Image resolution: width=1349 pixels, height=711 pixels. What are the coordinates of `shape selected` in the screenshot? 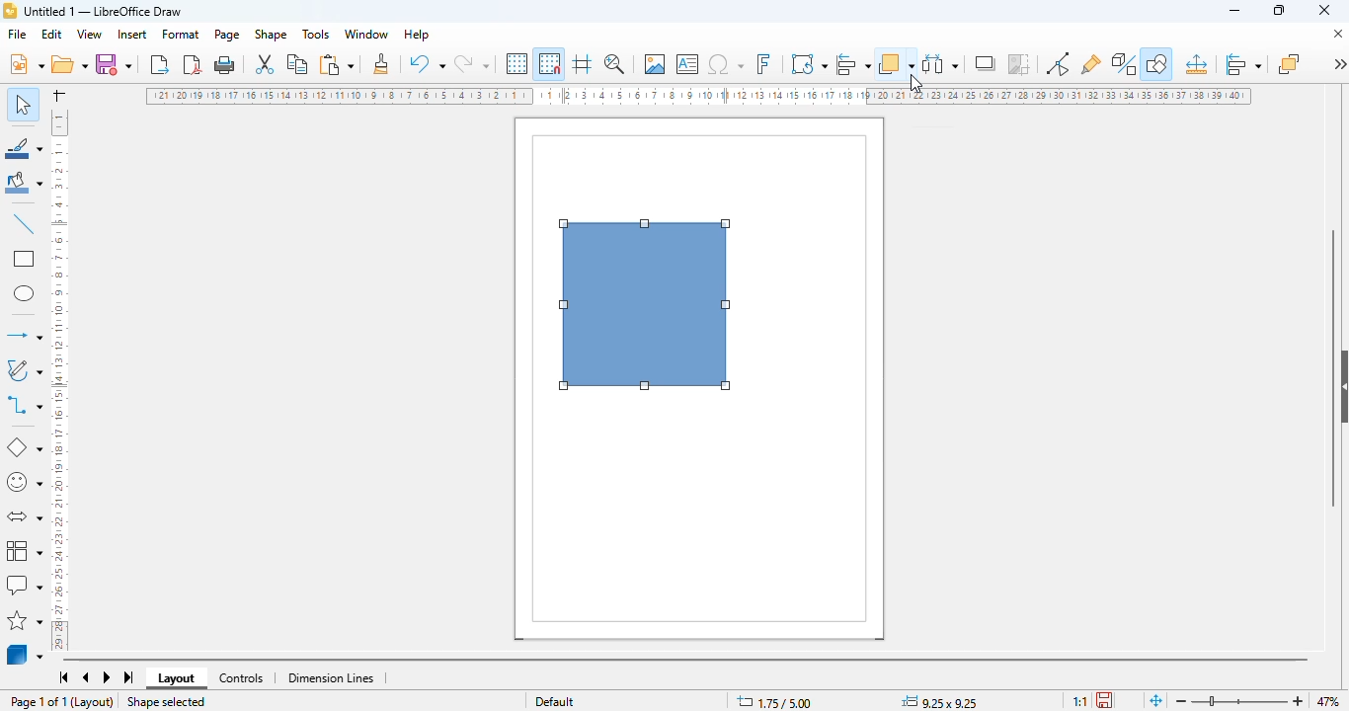 It's located at (165, 702).